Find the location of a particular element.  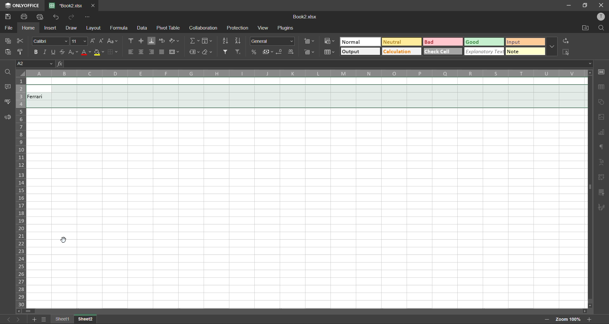

conditional formatting is located at coordinates (330, 41).